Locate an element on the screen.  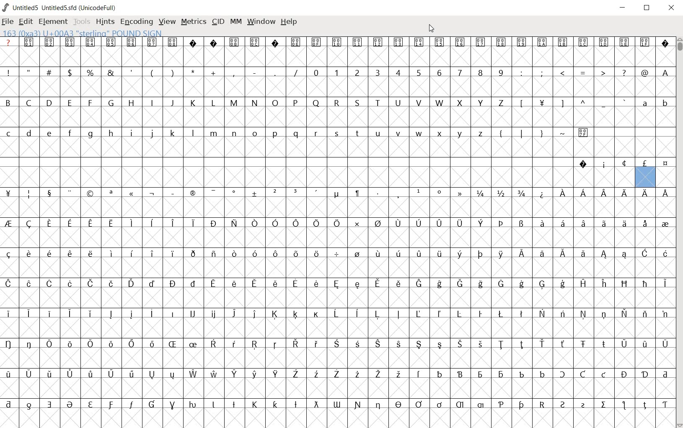
Symbol is located at coordinates (152, 193).